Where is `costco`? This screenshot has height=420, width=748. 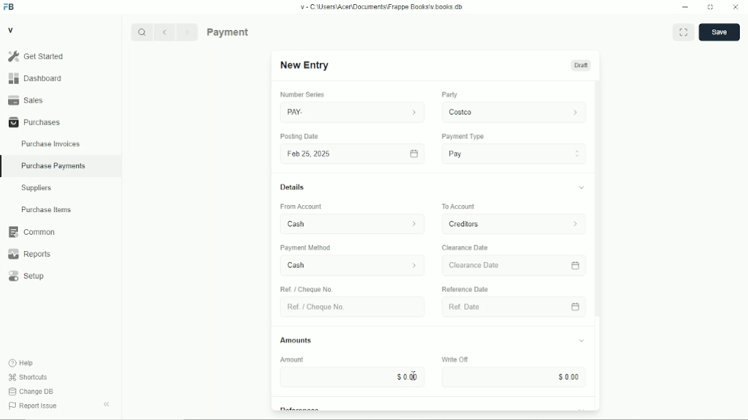 costco is located at coordinates (514, 111).